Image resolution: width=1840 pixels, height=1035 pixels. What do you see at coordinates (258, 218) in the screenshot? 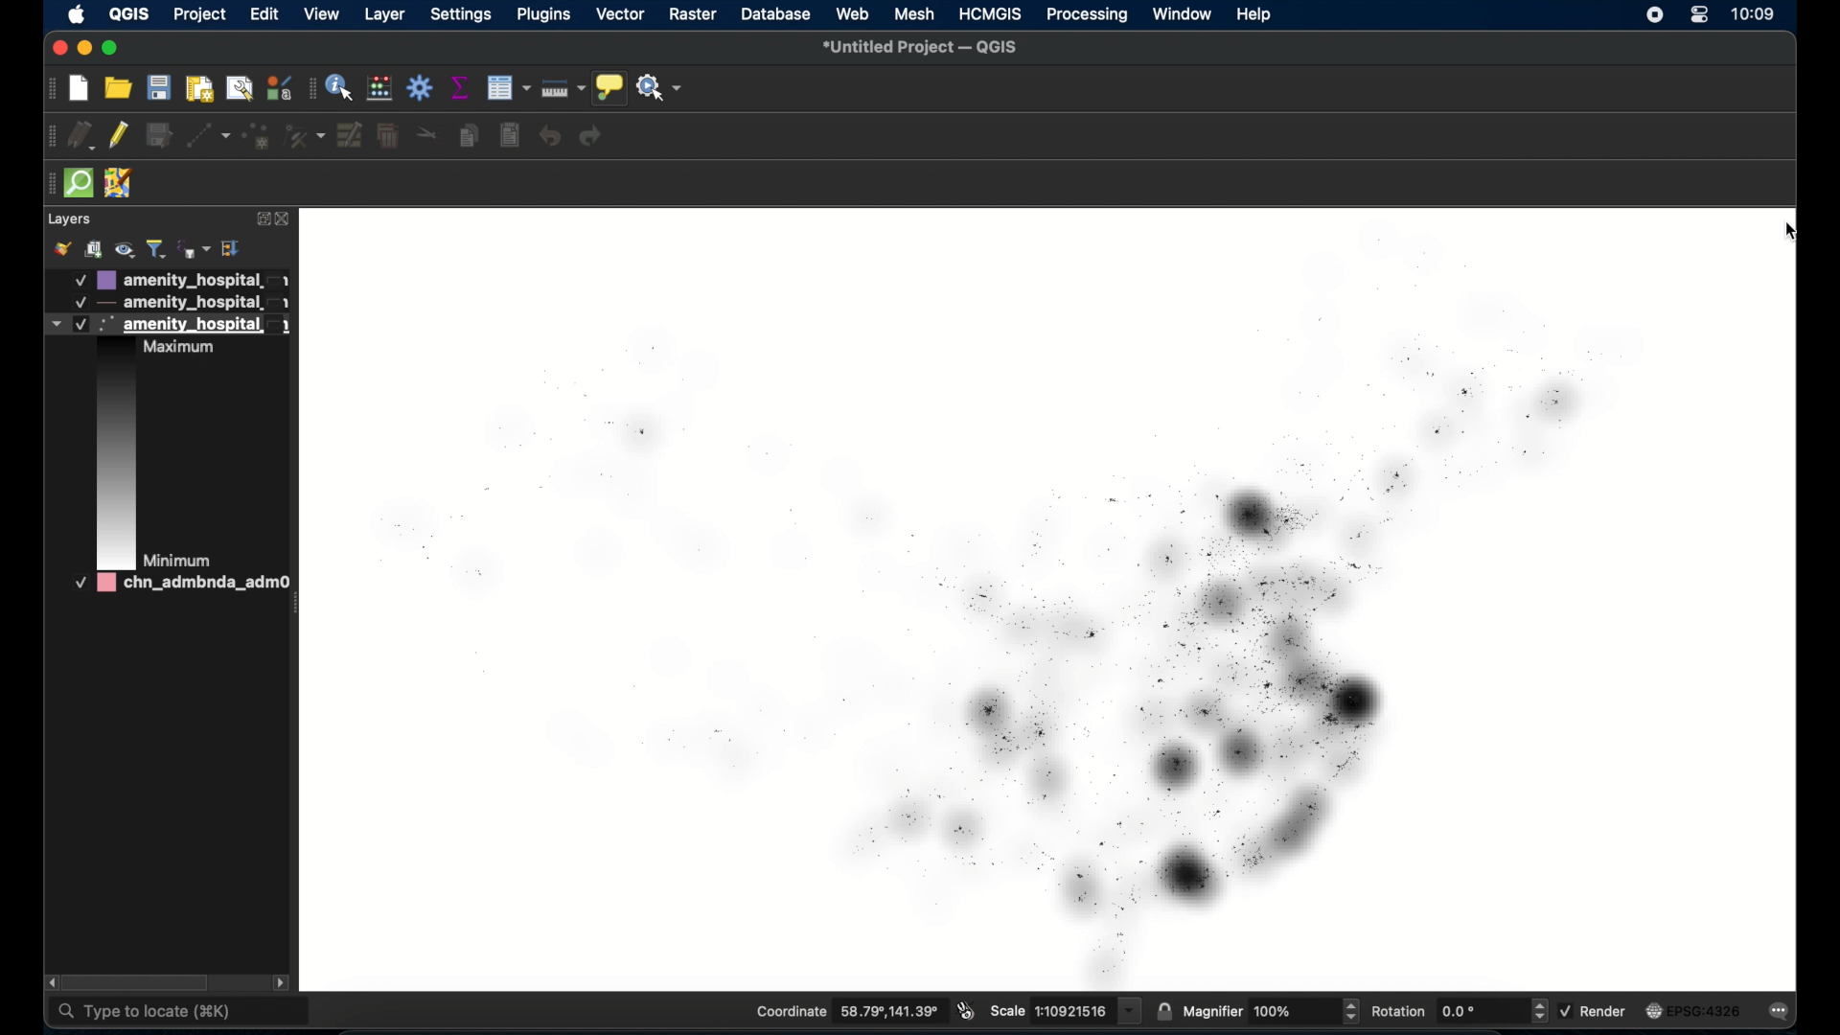
I see `expand` at bounding box center [258, 218].